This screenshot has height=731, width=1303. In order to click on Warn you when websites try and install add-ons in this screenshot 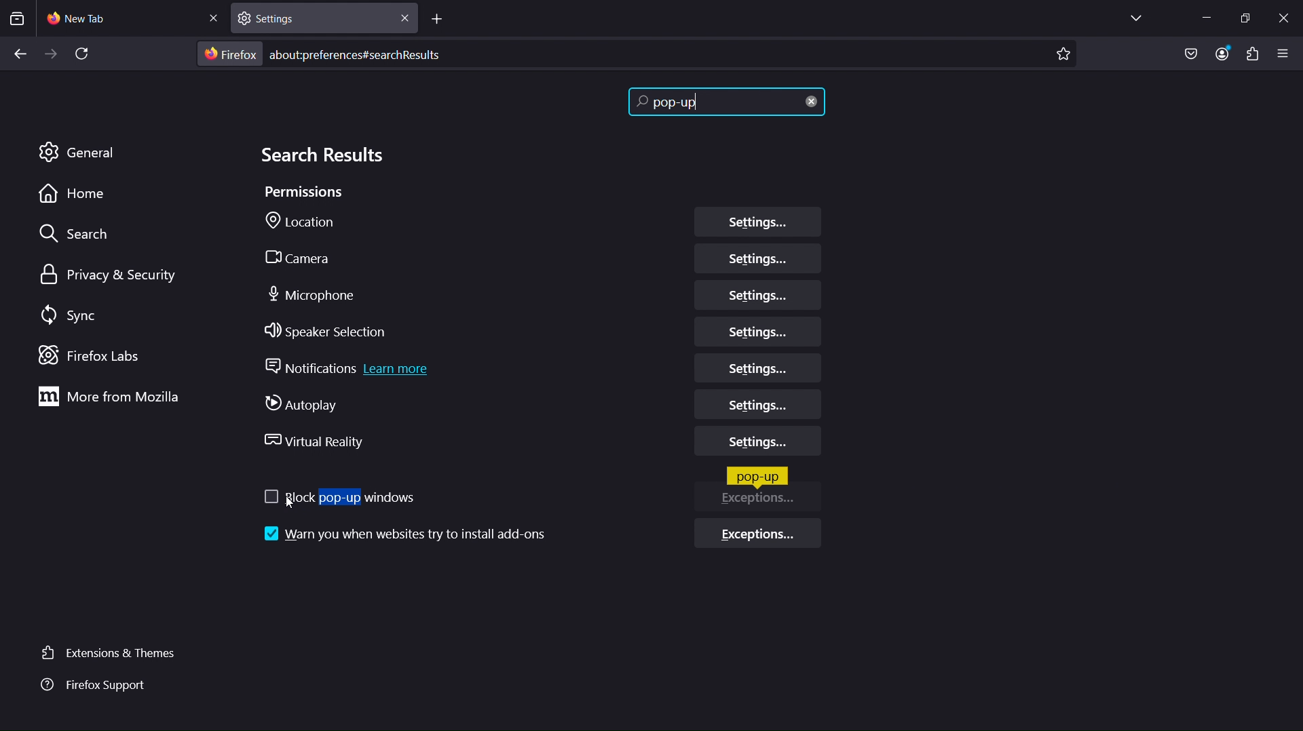, I will do `click(402, 533)`.